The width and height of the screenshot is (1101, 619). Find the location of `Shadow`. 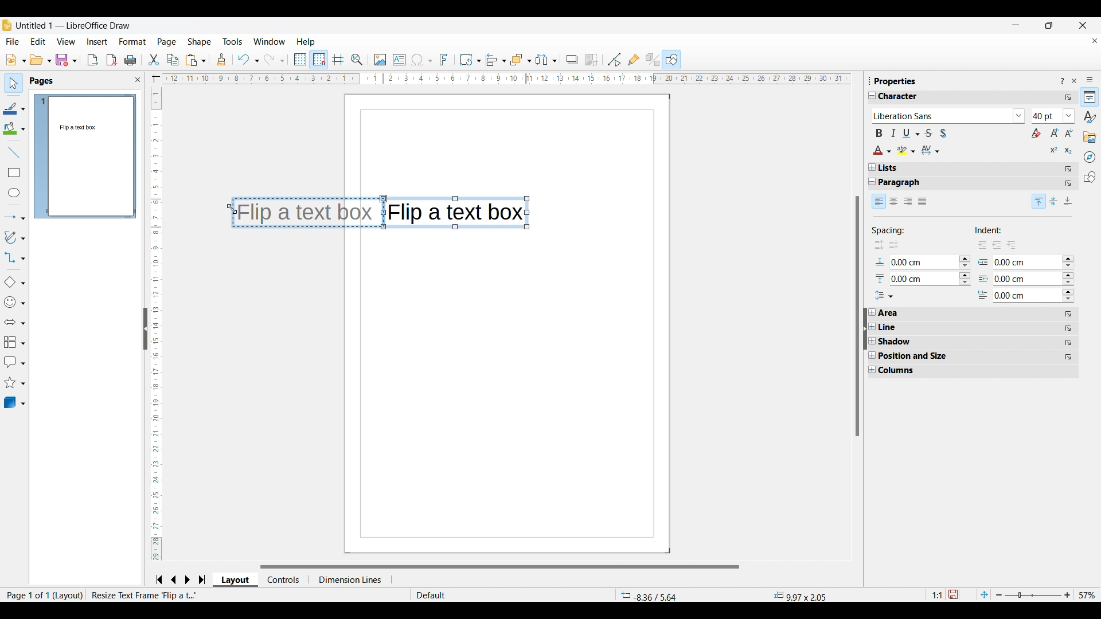

Shadow is located at coordinates (572, 60).